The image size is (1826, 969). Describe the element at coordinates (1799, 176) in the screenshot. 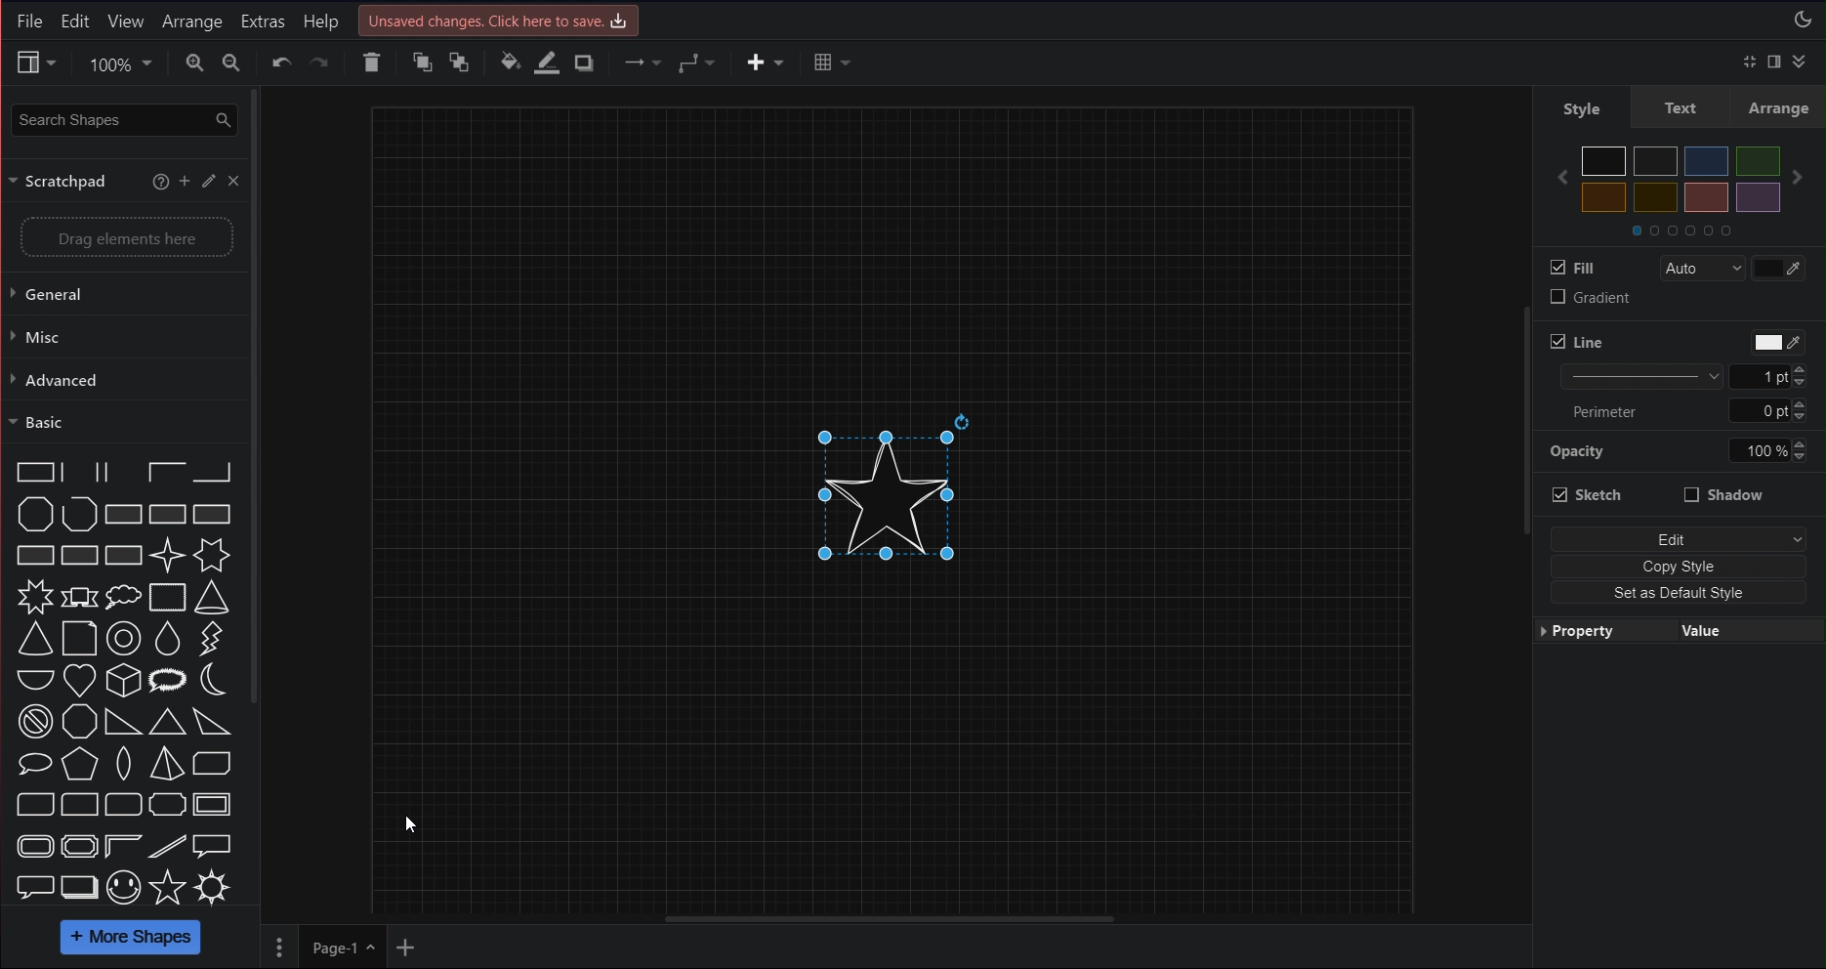

I see `Go Forward` at that location.